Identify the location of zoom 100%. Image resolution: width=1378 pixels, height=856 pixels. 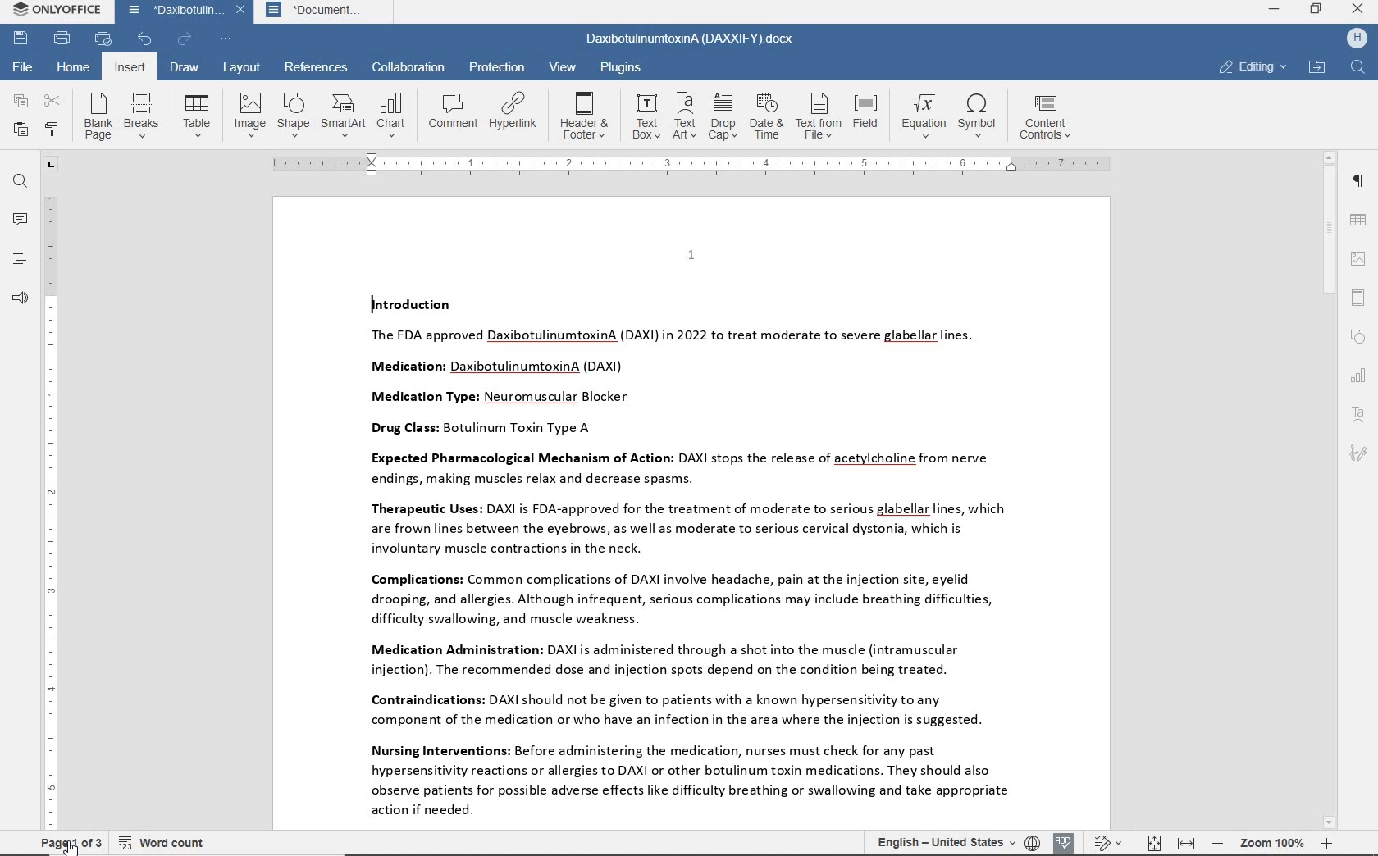
(1271, 842).